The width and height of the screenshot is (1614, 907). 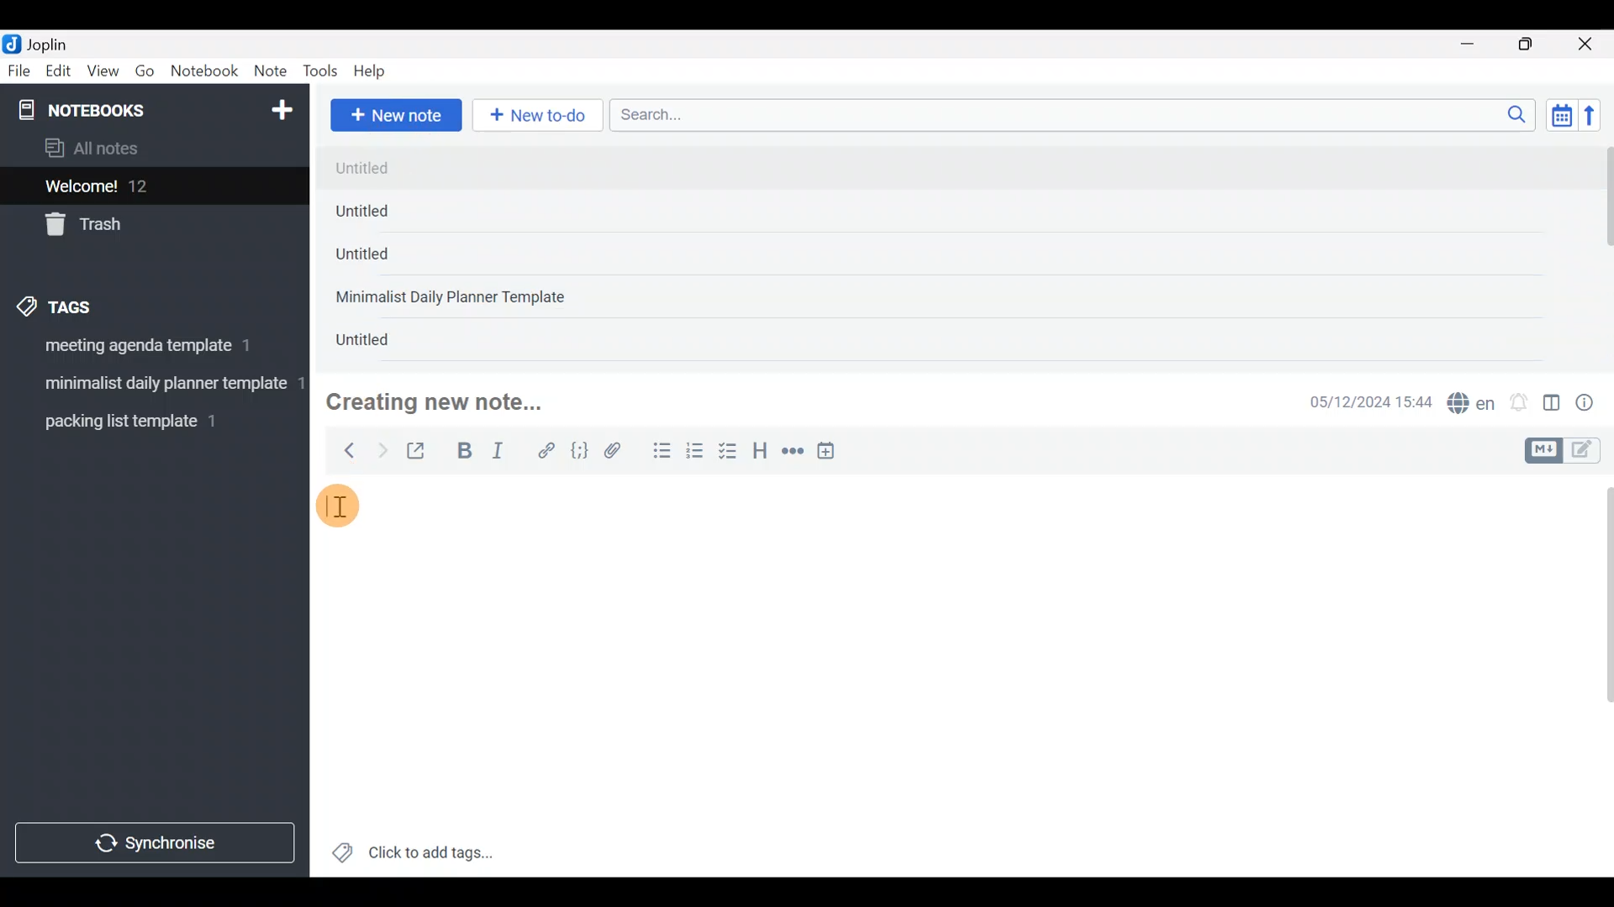 What do you see at coordinates (376, 68) in the screenshot?
I see `Help` at bounding box center [376, 68].